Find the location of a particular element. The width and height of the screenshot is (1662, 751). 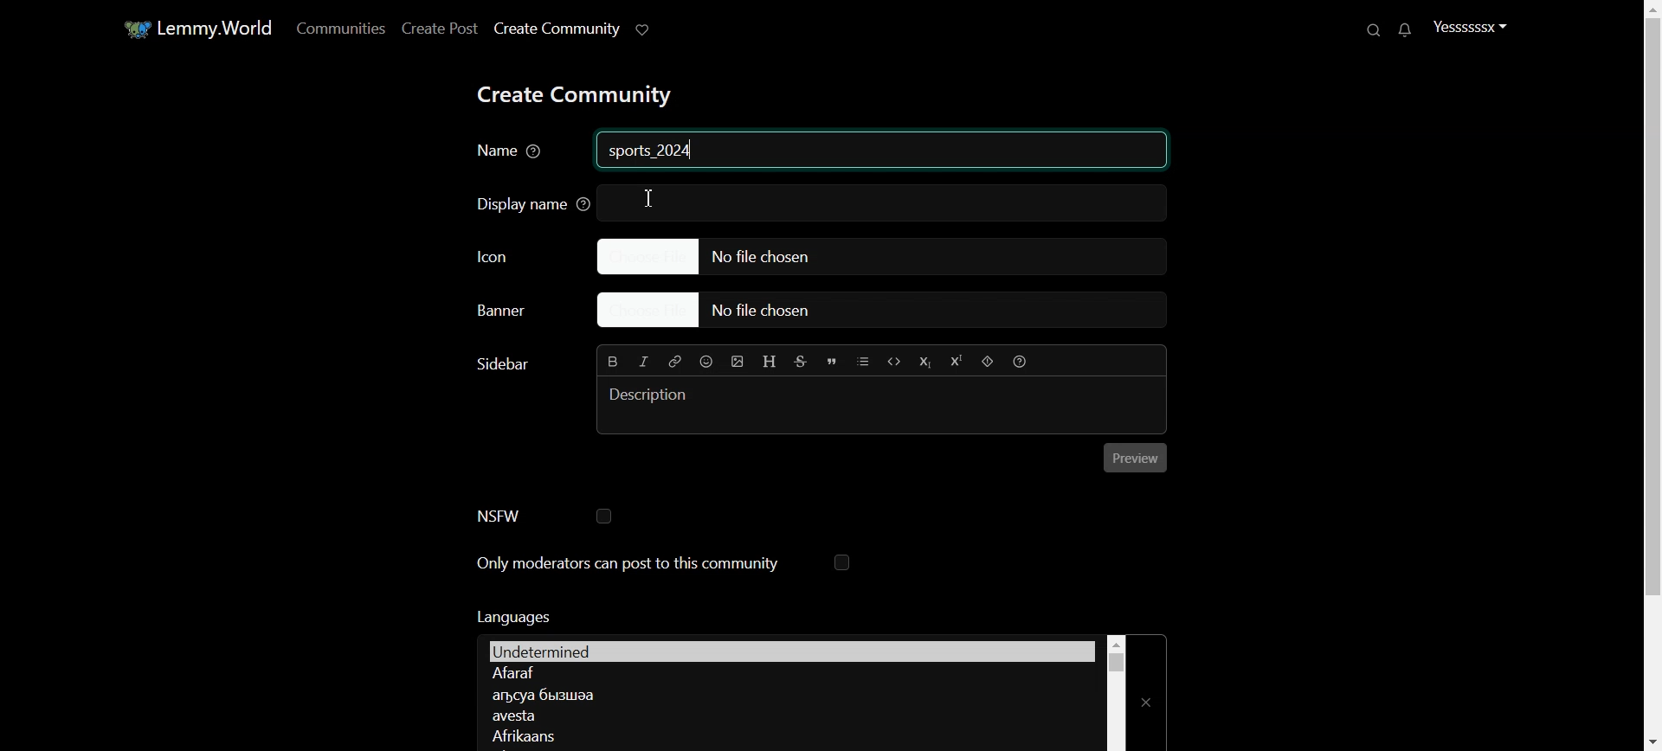

Text is located at coordinates (653, 152).